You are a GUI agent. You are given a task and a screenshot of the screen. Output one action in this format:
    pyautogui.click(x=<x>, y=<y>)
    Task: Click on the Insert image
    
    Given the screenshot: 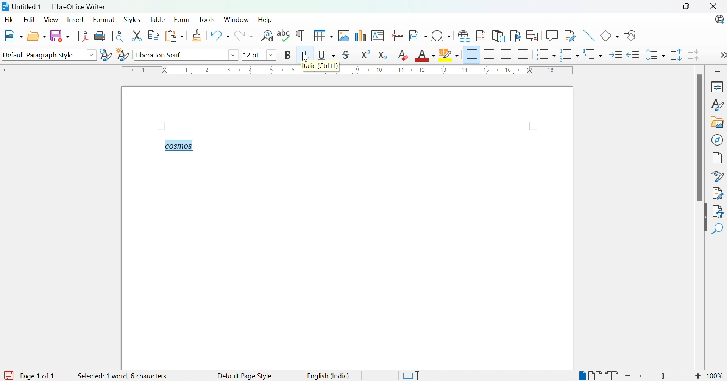 What is the action you would take?
    pyautogui.click(x=343, y=36)
    